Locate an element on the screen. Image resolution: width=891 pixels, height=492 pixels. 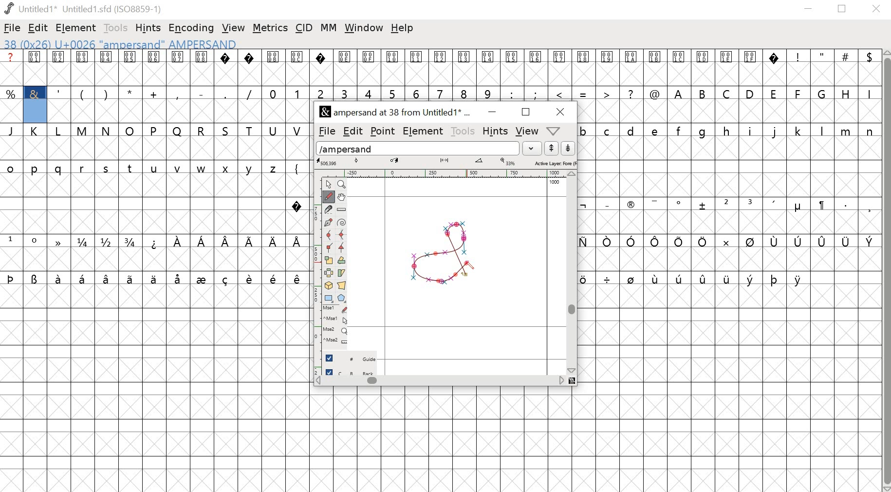
symbol is located at coordinates (822, 242).